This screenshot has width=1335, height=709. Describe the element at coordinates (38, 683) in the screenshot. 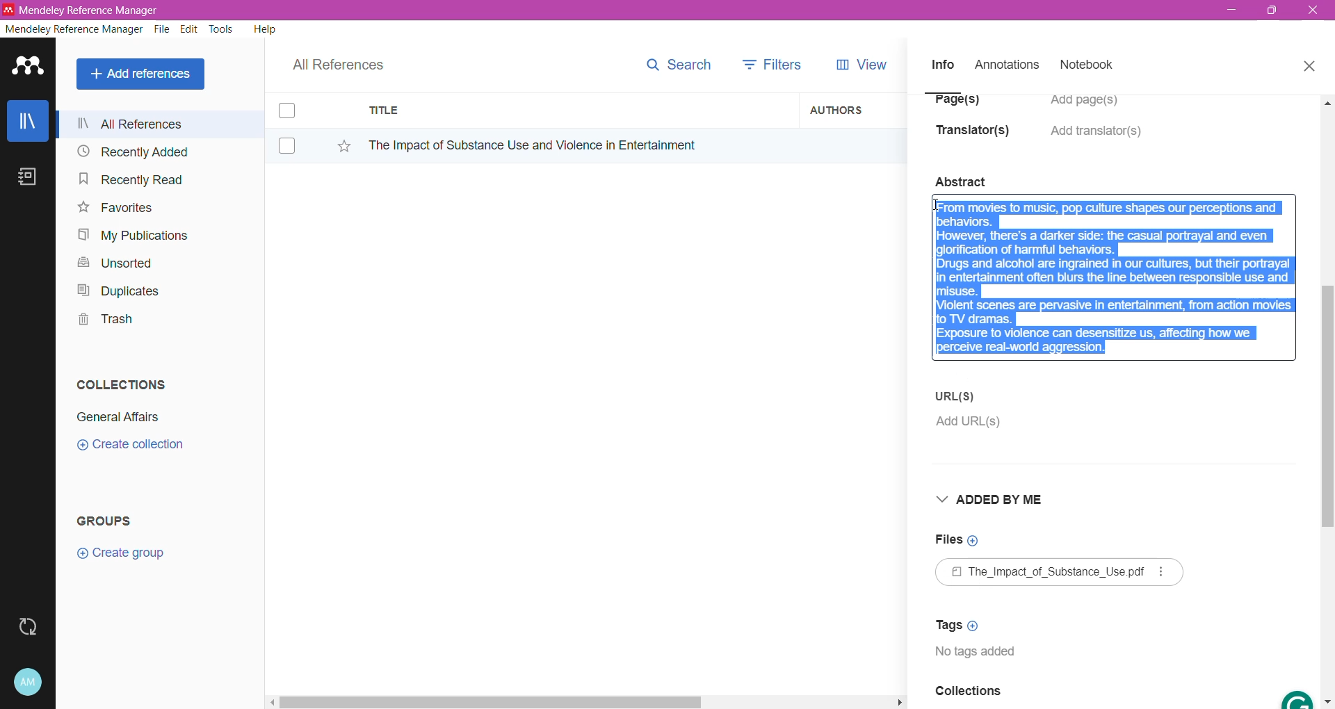

I see `Account and Help` at that location.